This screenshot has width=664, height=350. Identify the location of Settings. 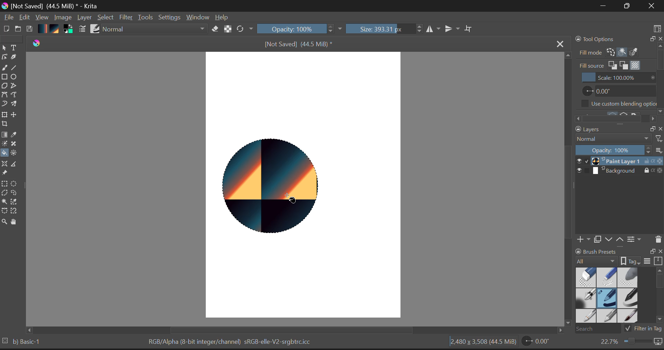
(170, 18).